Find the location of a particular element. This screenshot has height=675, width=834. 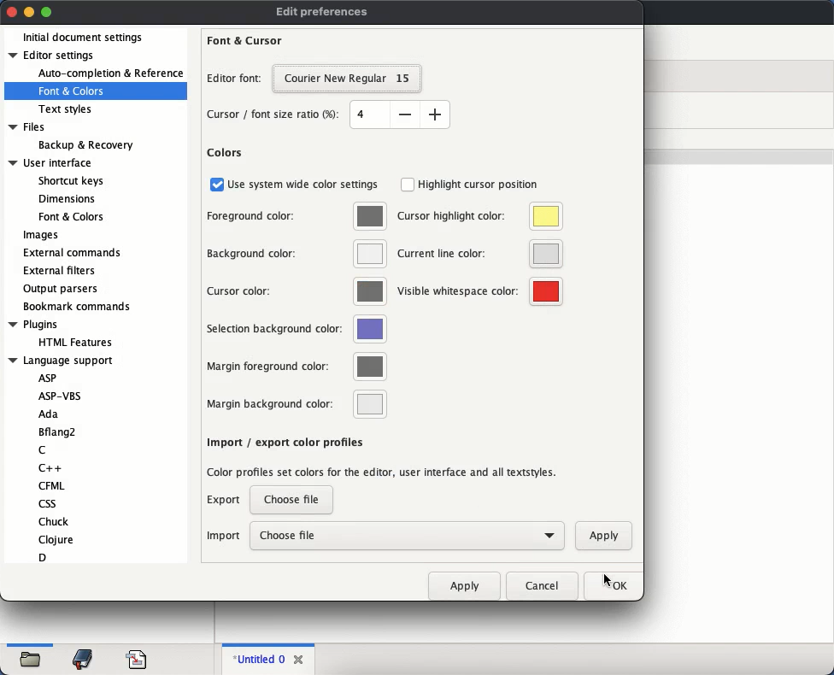

untitled is located at coordinates (256, 660).